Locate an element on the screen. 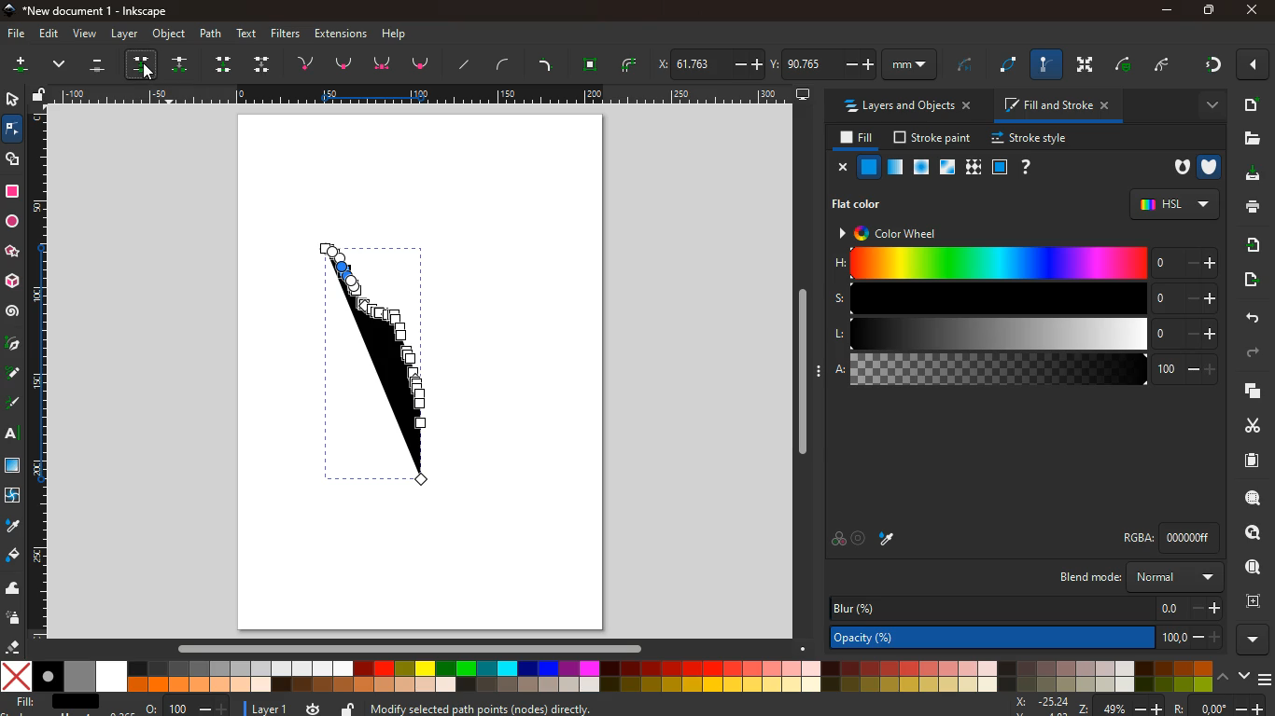  erase is located at coordinates (13, 647).